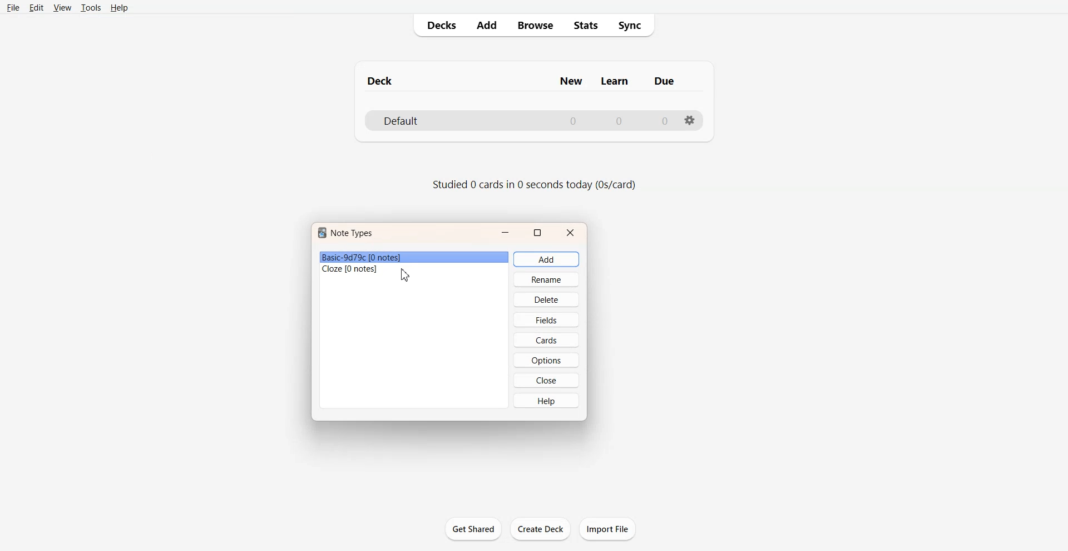  Describe the element at coordinates (546, 259) in the screenshot. I see `Add` at that location.